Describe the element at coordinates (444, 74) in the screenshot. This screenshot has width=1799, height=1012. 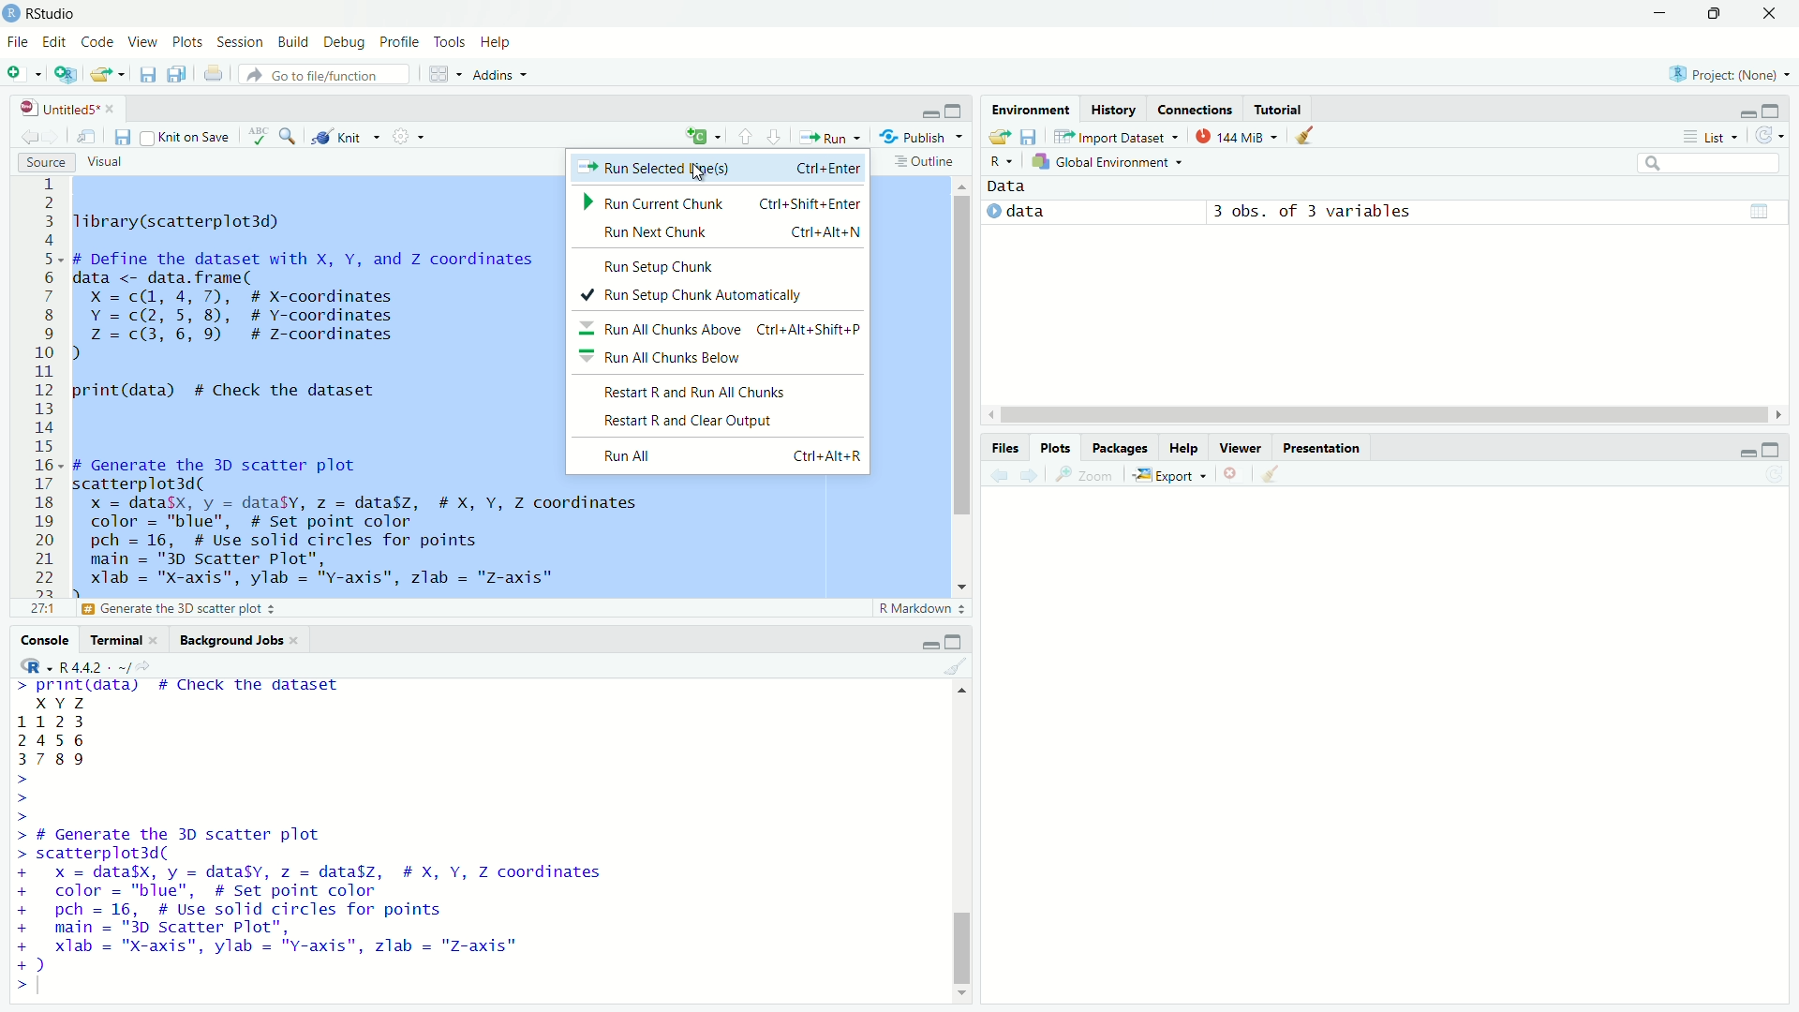
I see `workspace panes` at that location.